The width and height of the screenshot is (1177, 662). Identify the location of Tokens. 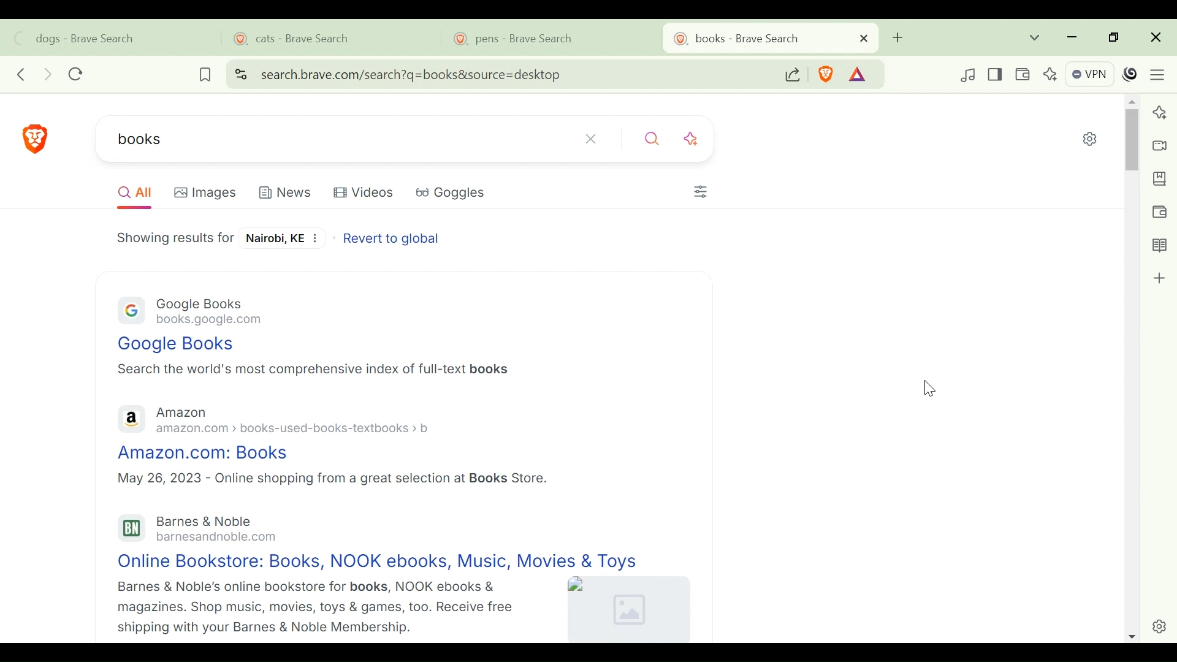
(861, 74).